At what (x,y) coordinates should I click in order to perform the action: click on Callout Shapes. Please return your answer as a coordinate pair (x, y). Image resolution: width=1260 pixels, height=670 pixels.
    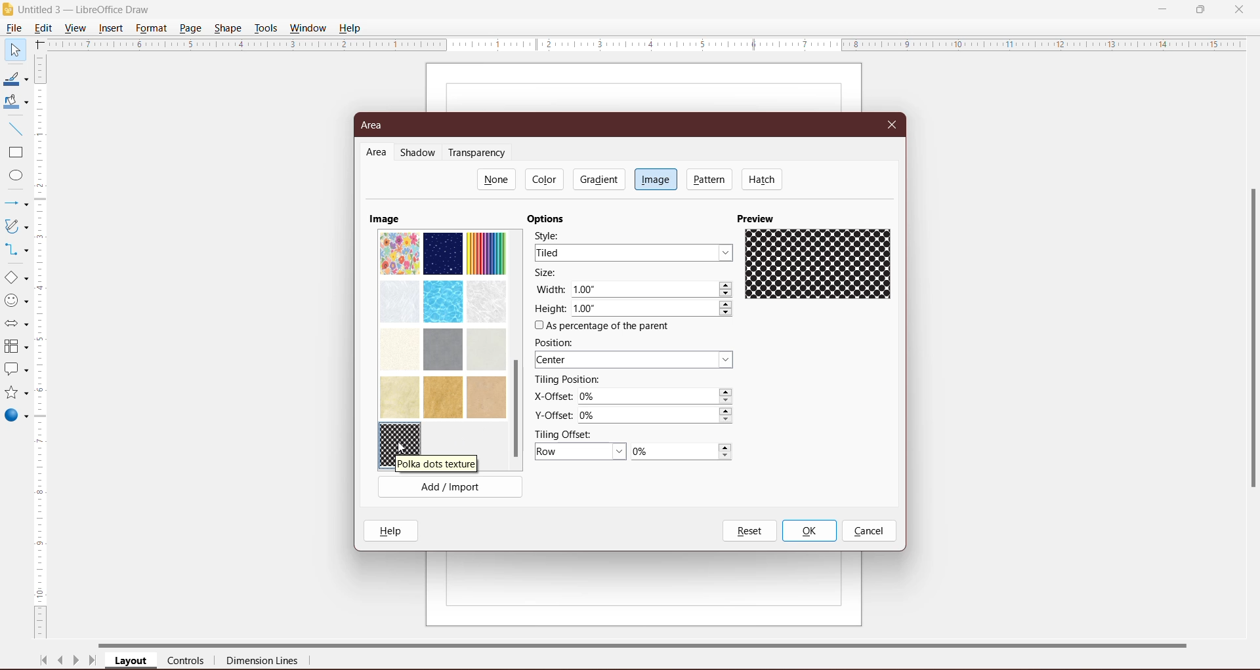
    Looking at the image, I should click on (15, 370).